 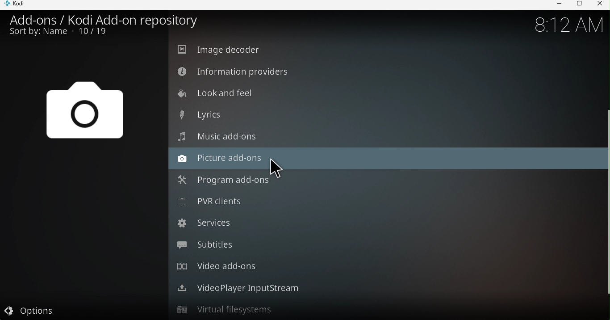 What do you see at coordinates (599, 5) in the screenshot?
I see `Close` at bounding box center [599, 5].